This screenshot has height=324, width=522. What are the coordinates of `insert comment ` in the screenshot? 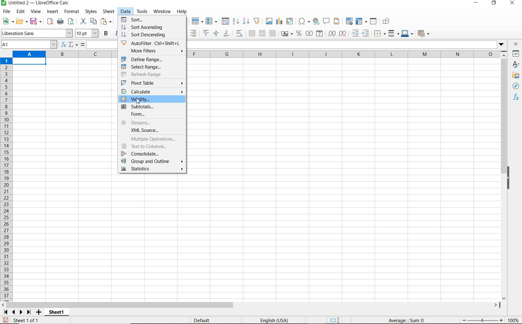 It's located at (327, 21).